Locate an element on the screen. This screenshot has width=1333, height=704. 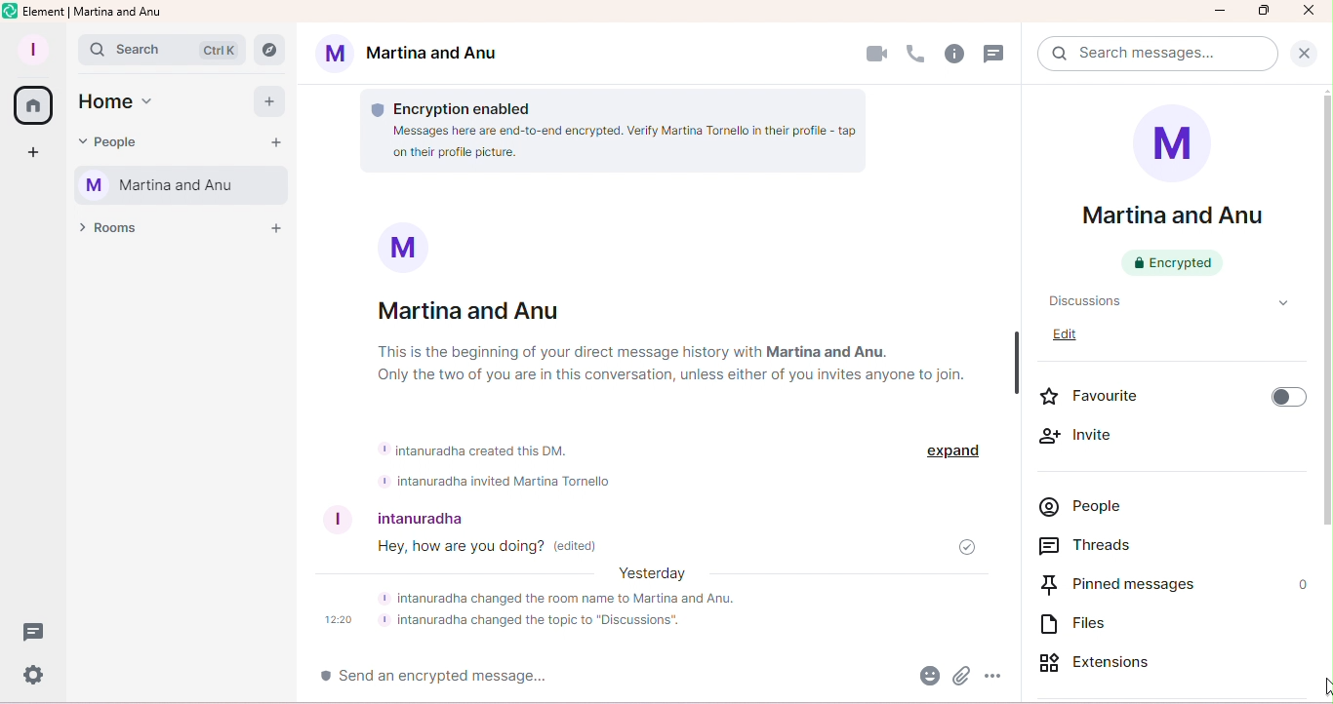
Video call is located at coordinates (1187, 58).